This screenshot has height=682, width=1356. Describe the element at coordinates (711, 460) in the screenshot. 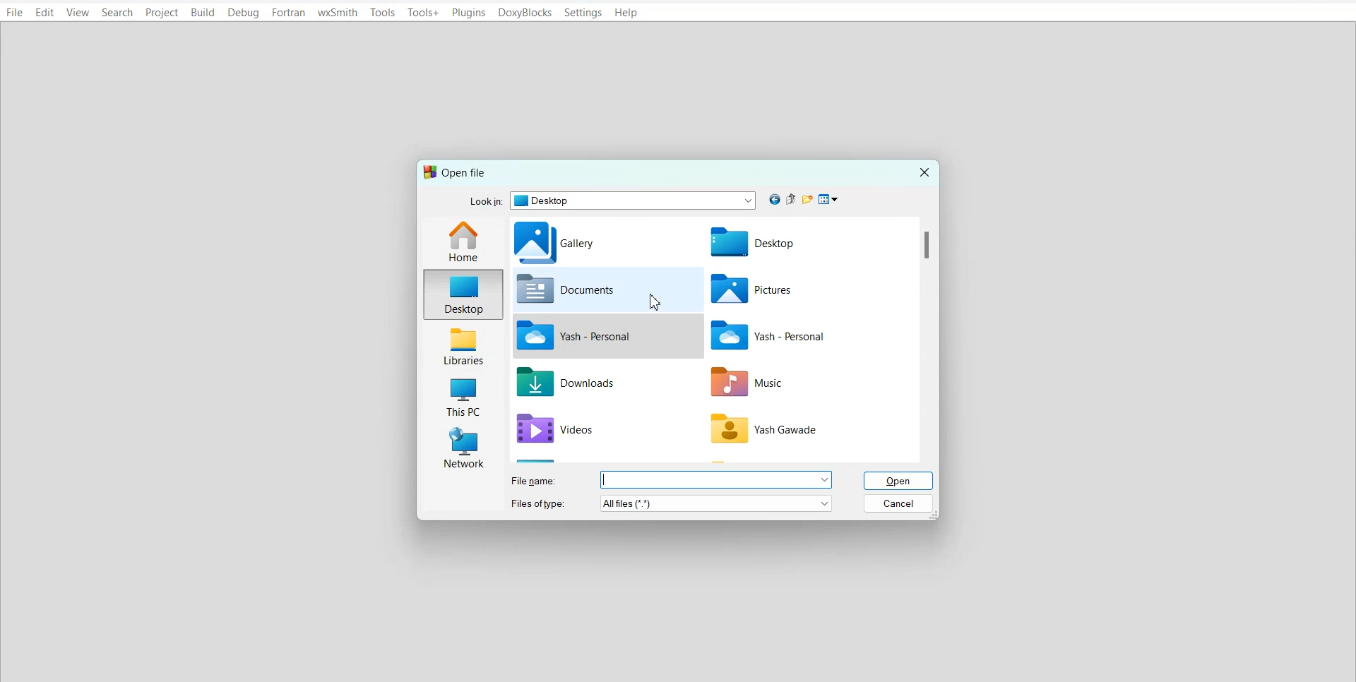

I see `Horizontal scroll bar` at that location.